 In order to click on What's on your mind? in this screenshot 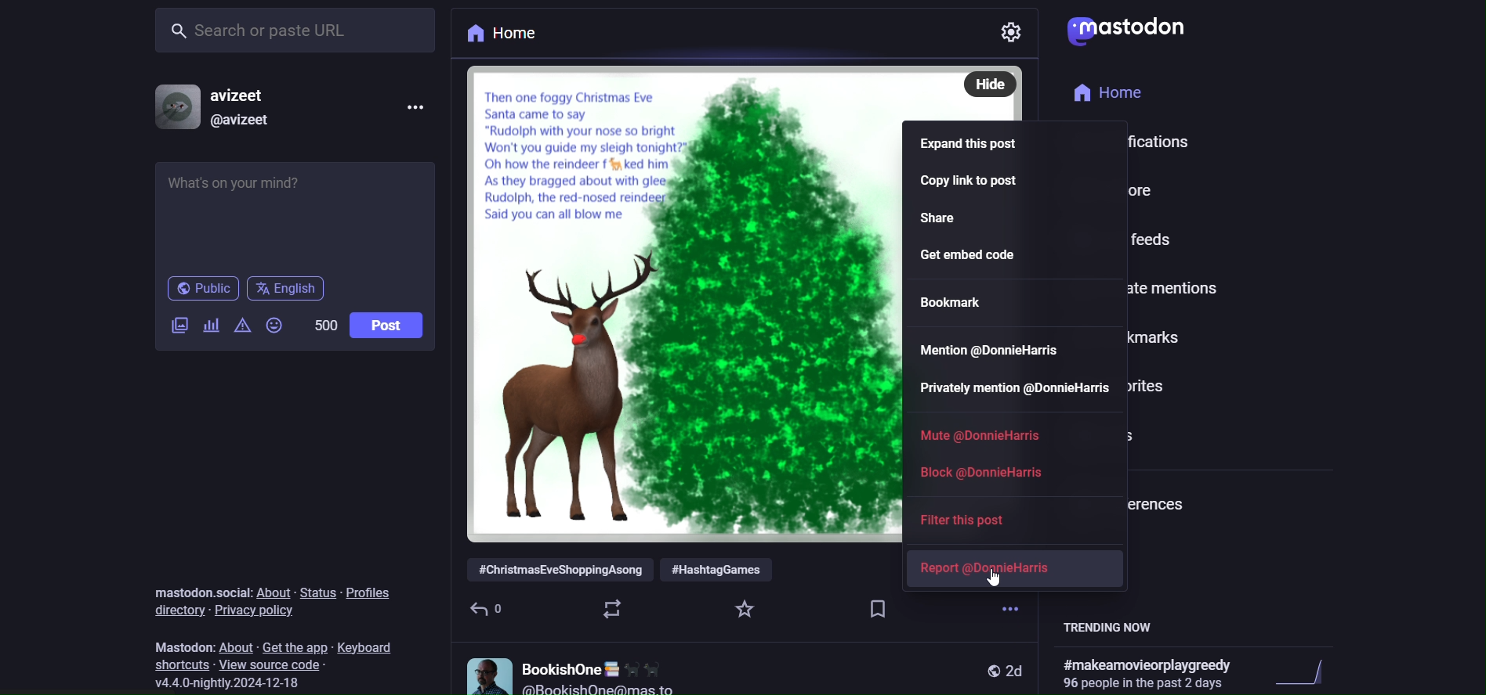, I will do `click(297, 210)`.